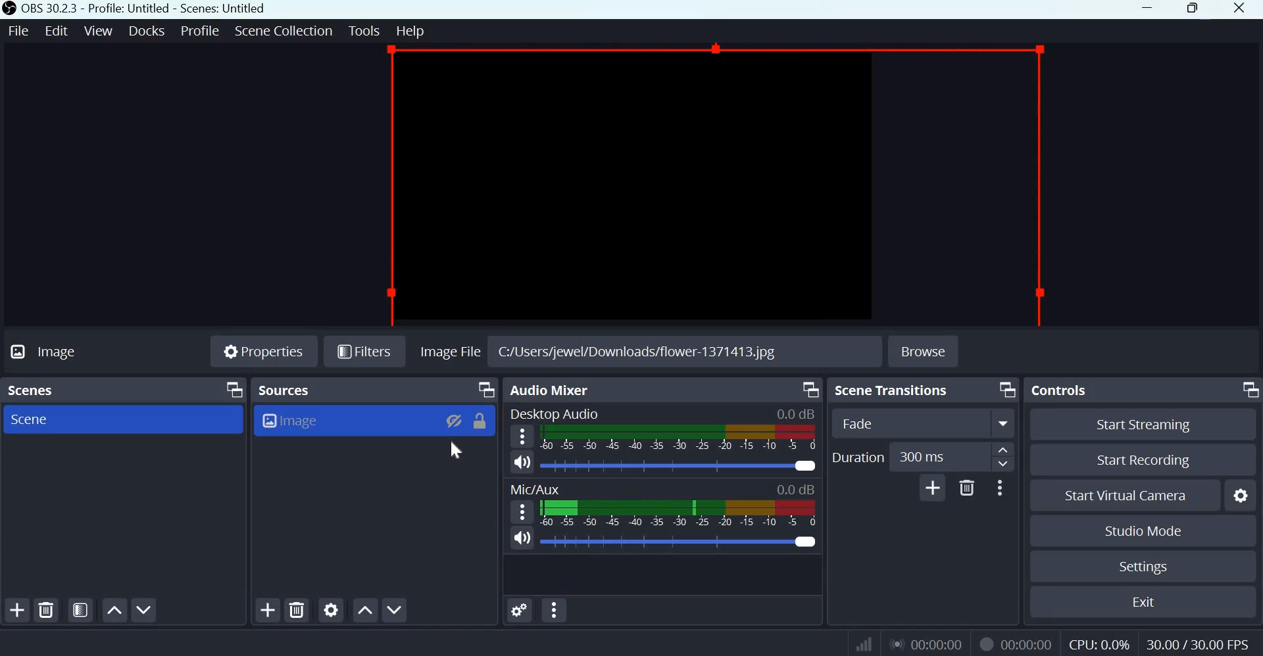 Image resolution: width=1263 pixels, height=656 pixels. I want to click on Dock Options icon, so click(485, 390).